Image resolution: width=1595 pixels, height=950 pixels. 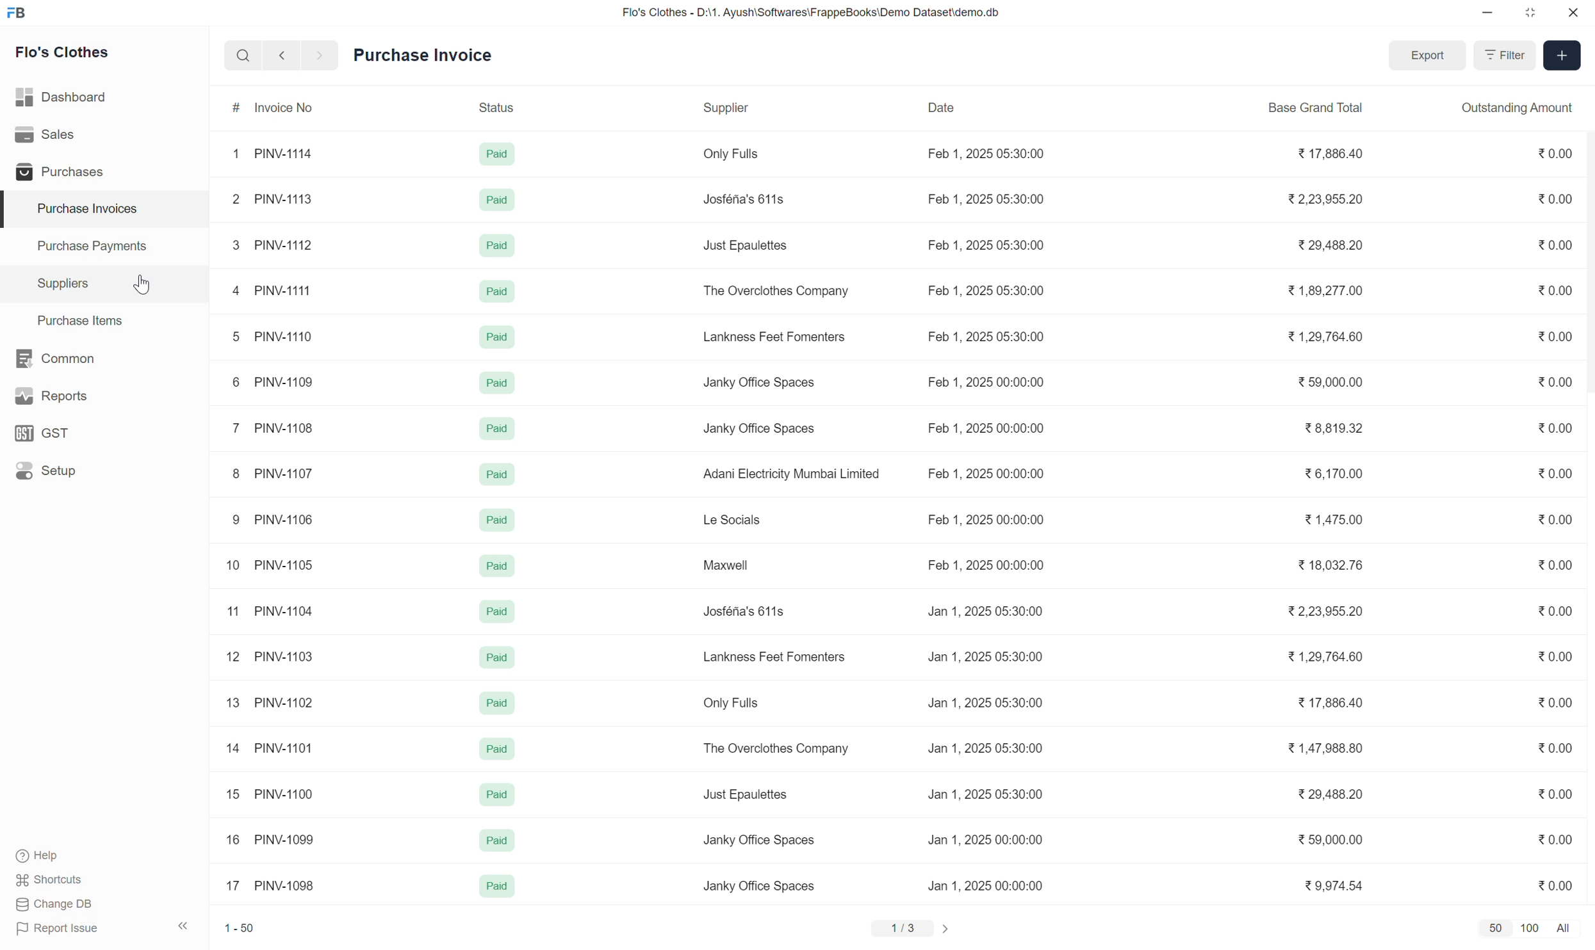 What do you see at coordinates (496, 794) in the screenshot?
I see `Paid` at bounding box center [496, 794].